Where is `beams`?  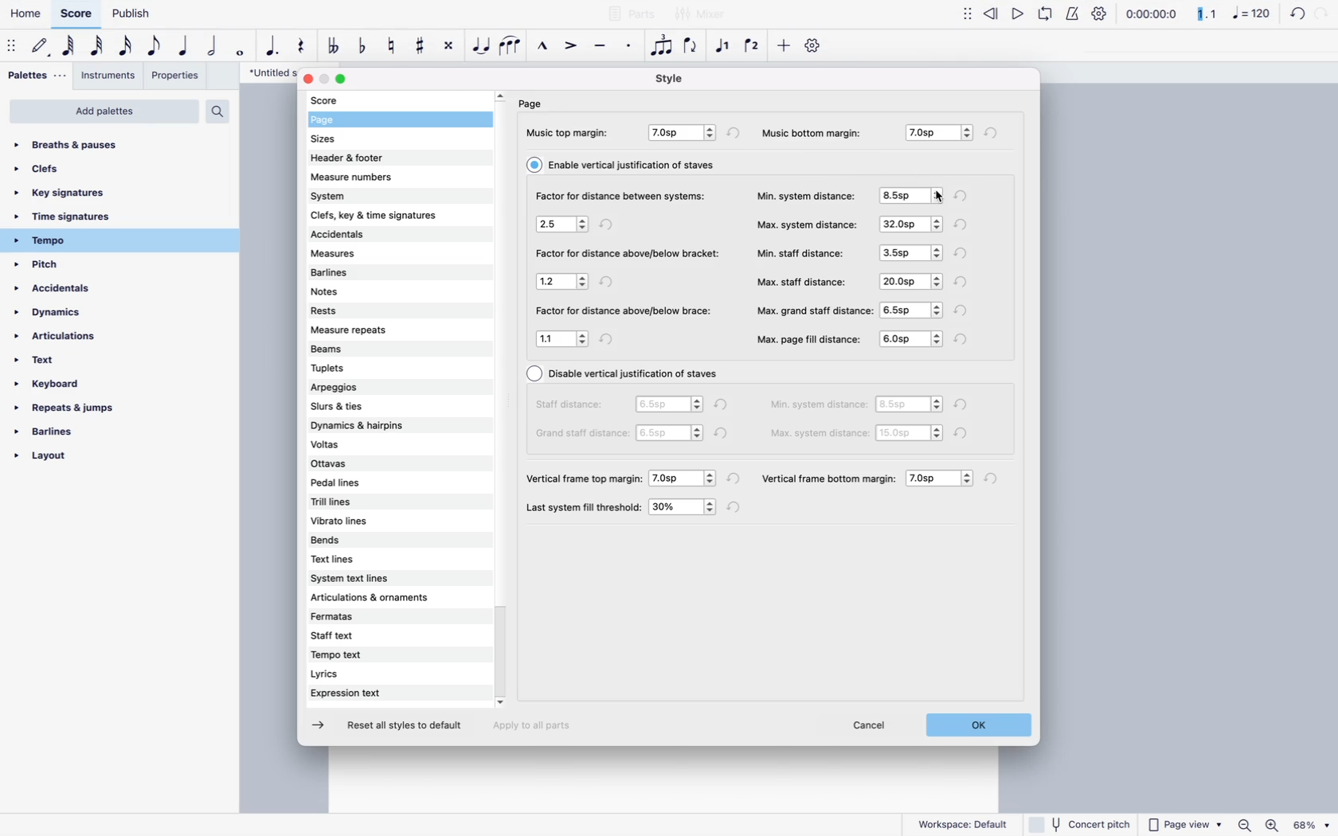
beams is located at coordinates (361, 348).